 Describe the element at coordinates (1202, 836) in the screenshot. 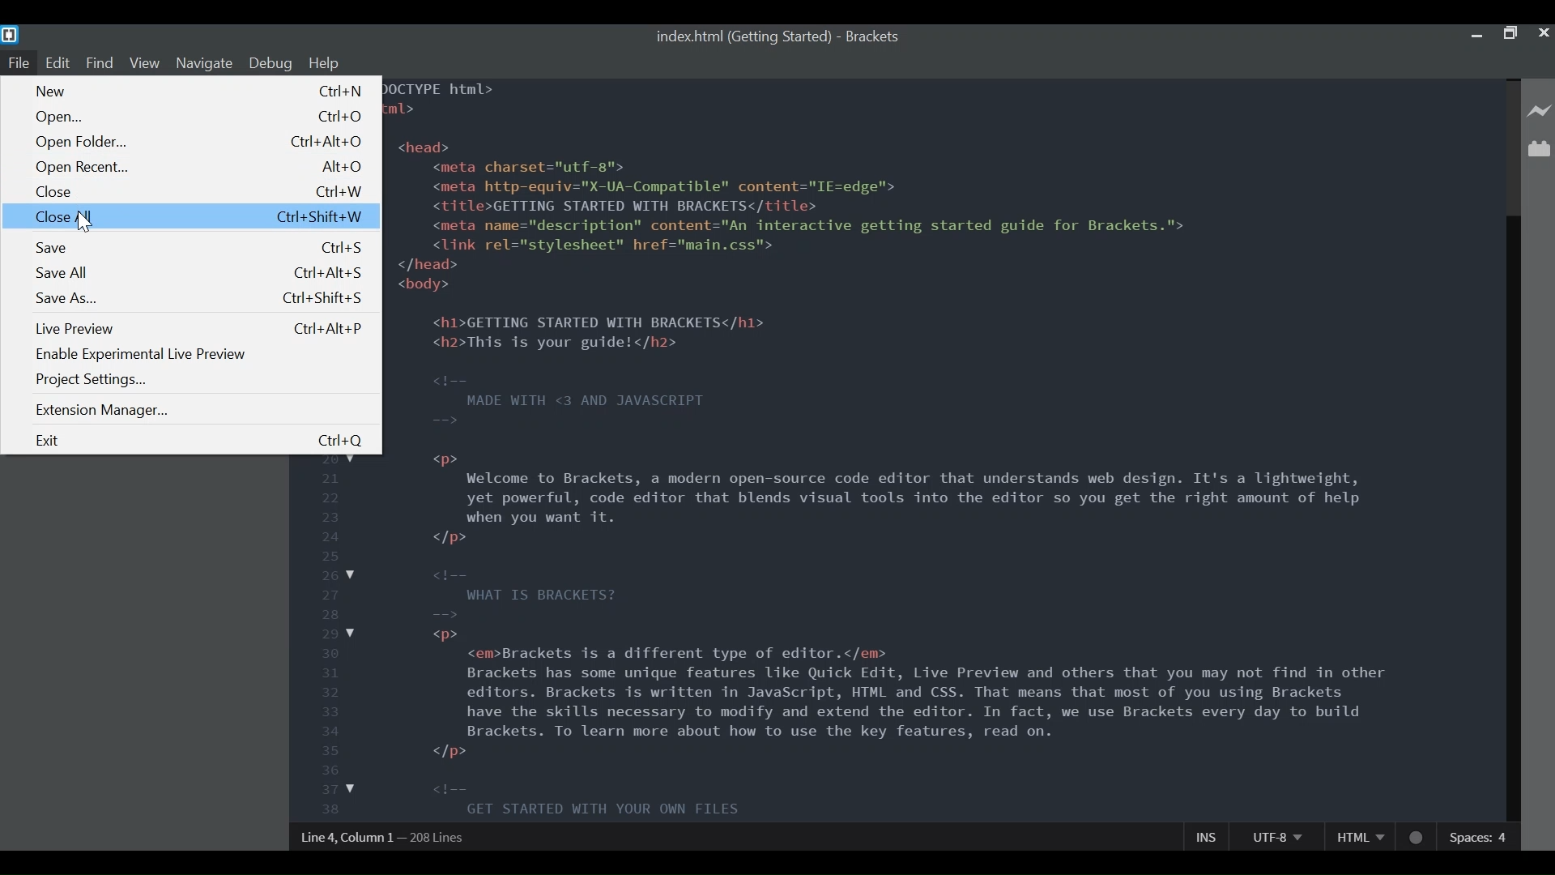

I see `Insert` at that location.